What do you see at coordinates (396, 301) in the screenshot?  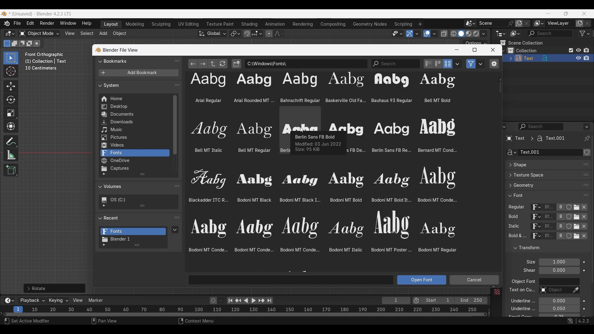 I see `Current frame` at bounding box center [396, 301].